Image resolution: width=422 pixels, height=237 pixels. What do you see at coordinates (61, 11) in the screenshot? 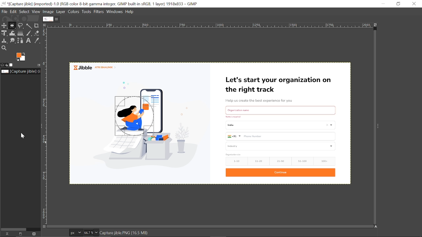
I see `layer` at bounding box center [61, 11].